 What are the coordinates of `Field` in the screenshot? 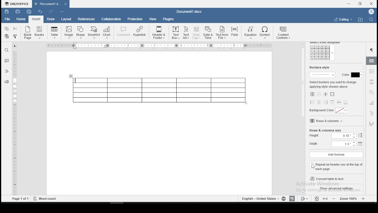 It's located at (234, 32).